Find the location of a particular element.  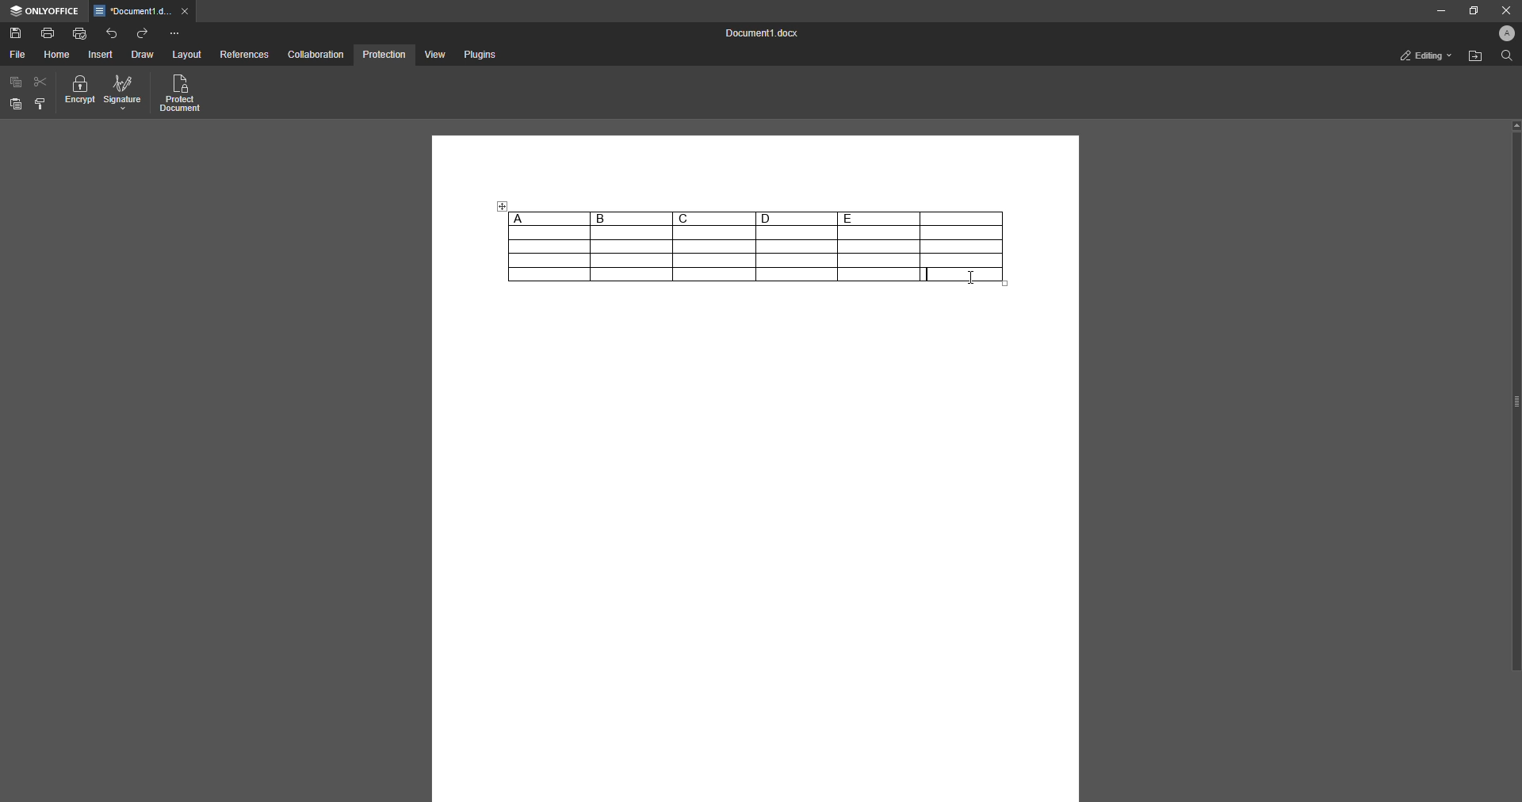

D is located at coordinates (796, 218).